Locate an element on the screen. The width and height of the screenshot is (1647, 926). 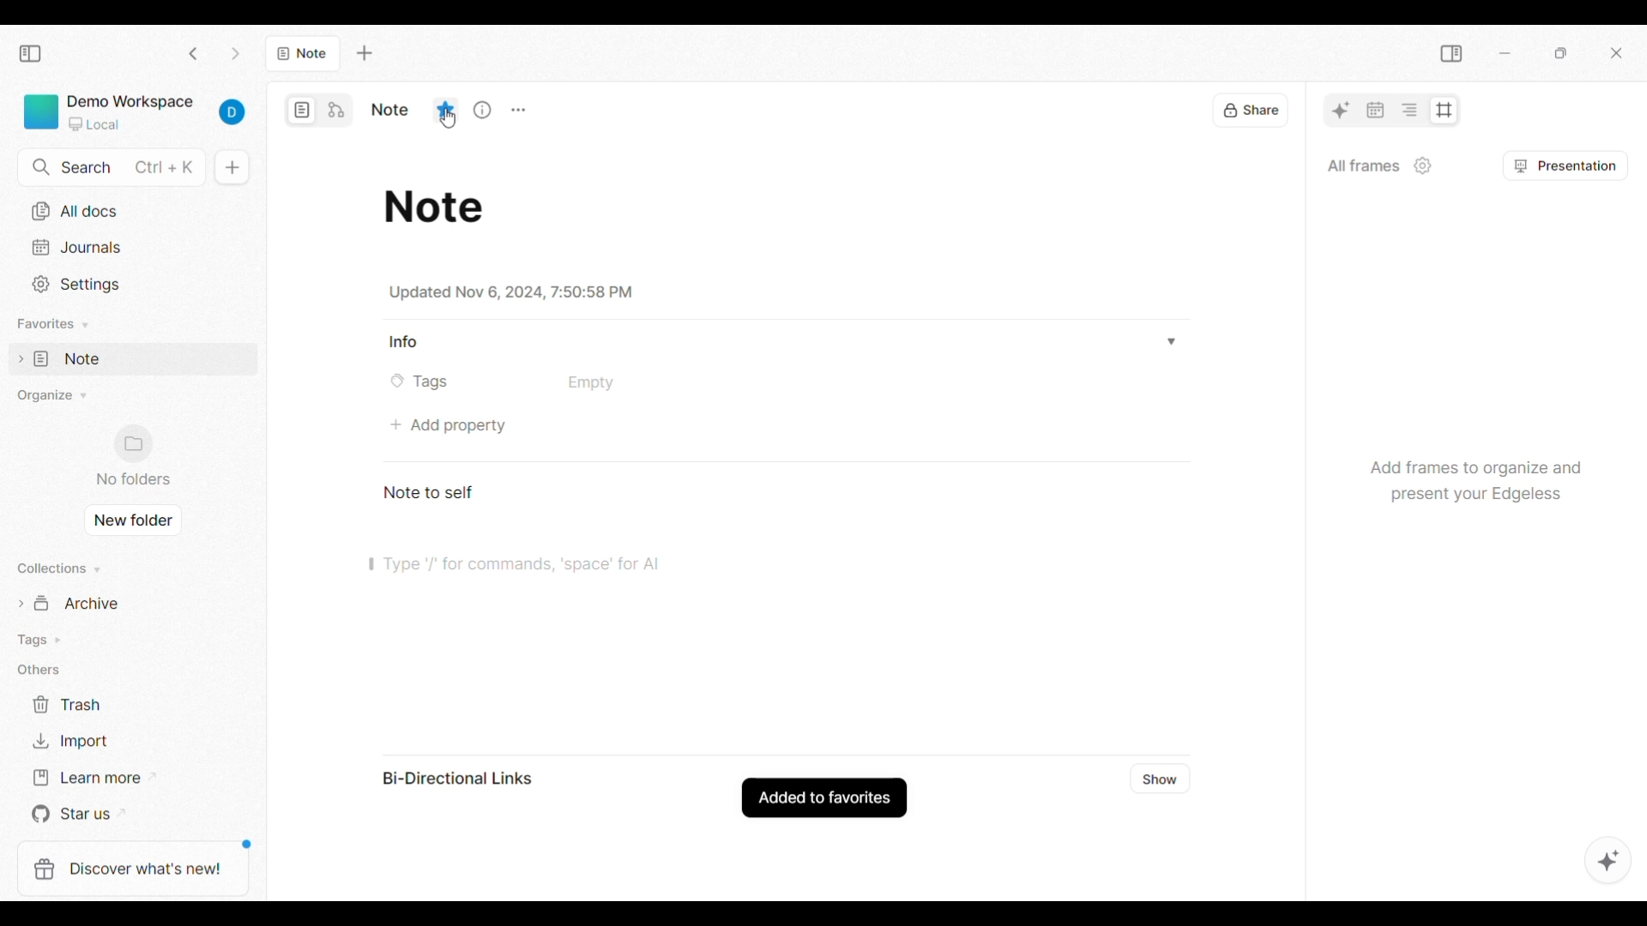
Import folder is located at coordinates (105, 740).